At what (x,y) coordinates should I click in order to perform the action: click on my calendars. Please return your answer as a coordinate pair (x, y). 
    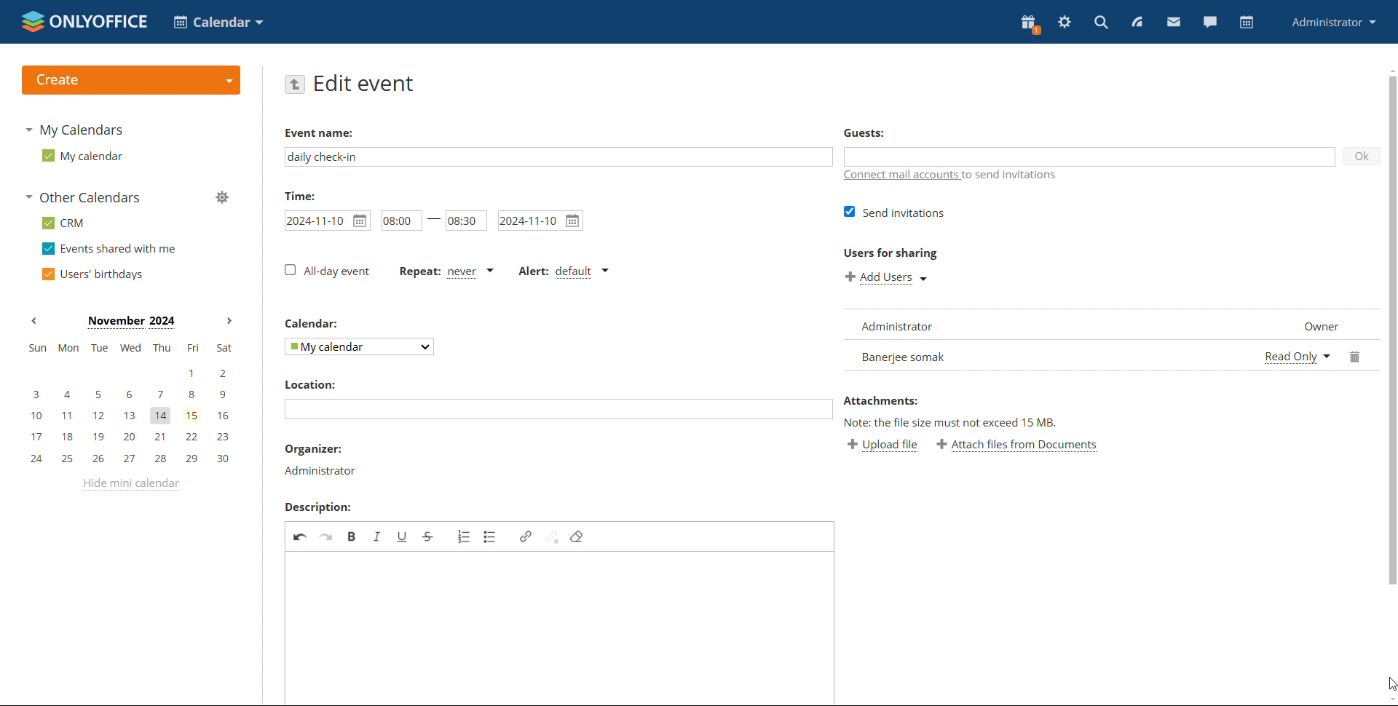
    Looking at the image, I should click on (73, 130).